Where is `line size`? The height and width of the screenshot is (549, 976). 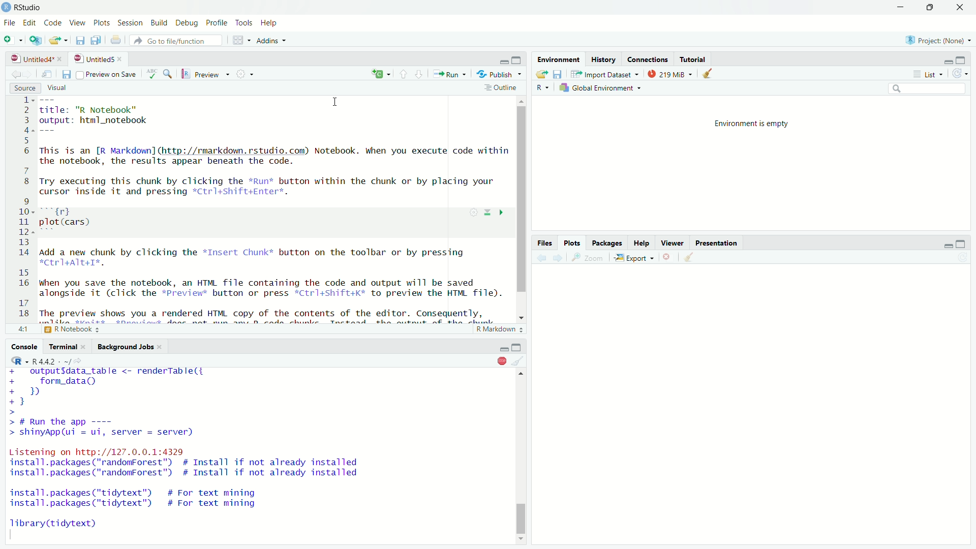 line size is located at coordinates (21, 329).